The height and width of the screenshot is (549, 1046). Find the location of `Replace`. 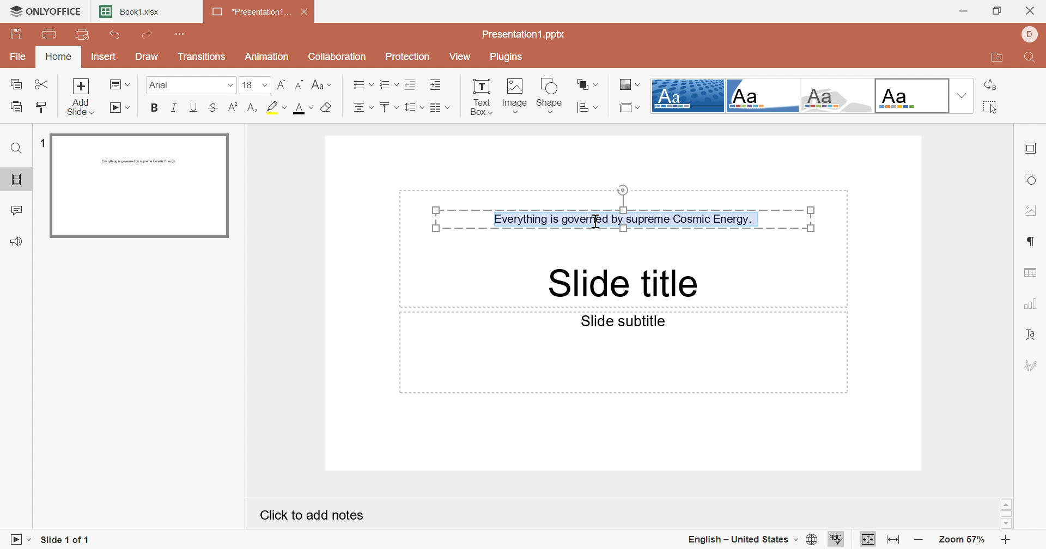

Replace is located at coordinates (991, 83).